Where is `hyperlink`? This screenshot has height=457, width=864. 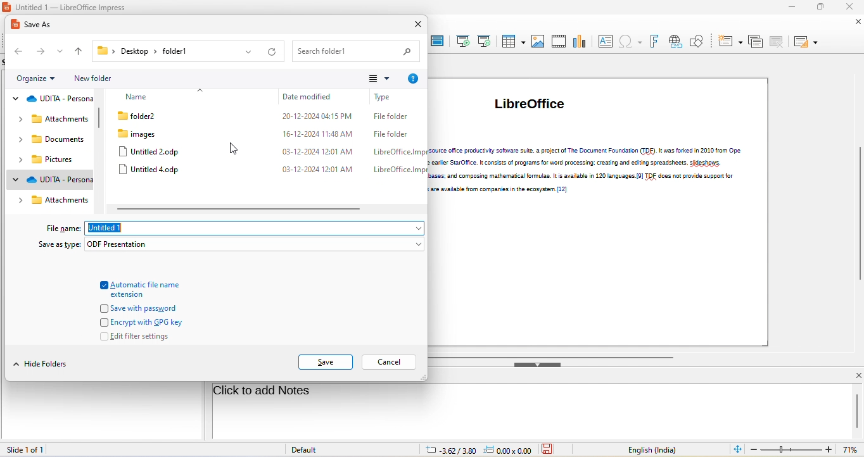 hyperlink is located at coordinates (676, 42).